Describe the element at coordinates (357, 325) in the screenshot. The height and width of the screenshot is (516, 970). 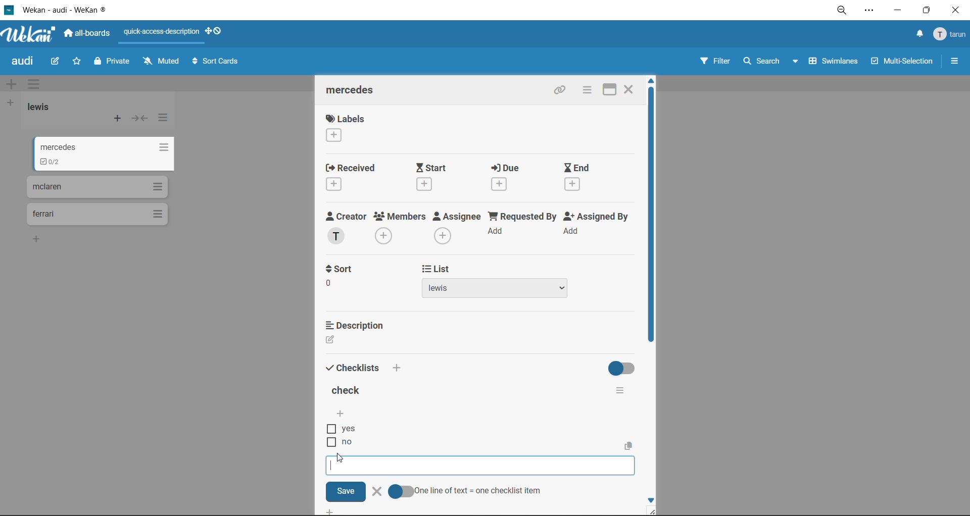
I see `description` at that location.